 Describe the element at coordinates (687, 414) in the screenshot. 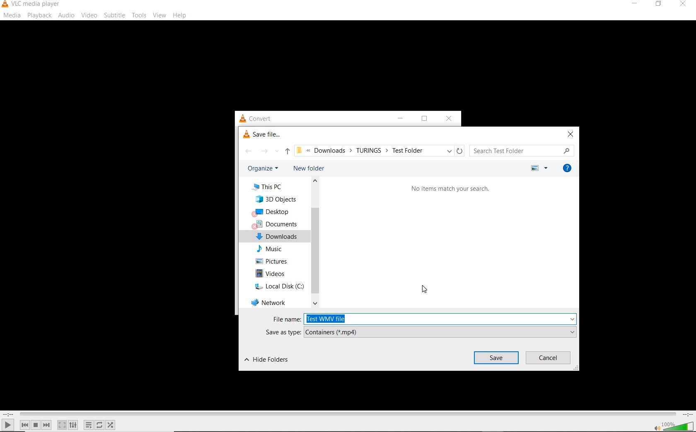

I see `remaining time` at that location.